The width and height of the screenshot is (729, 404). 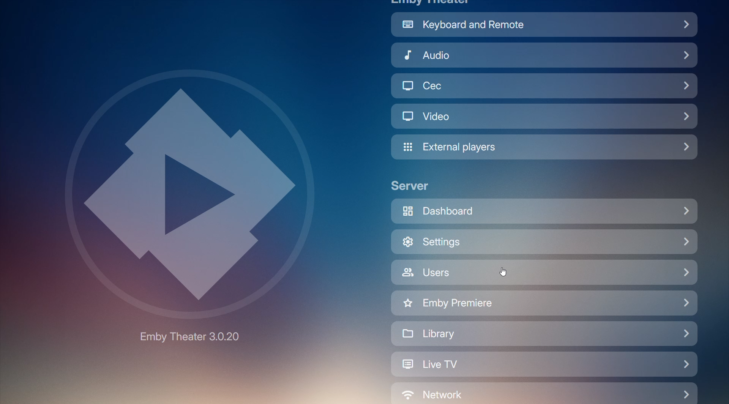 What do you see at coordinates (430, 5) in the screenshot?
I see `Emby Theater` at bounding box center [430, 5].